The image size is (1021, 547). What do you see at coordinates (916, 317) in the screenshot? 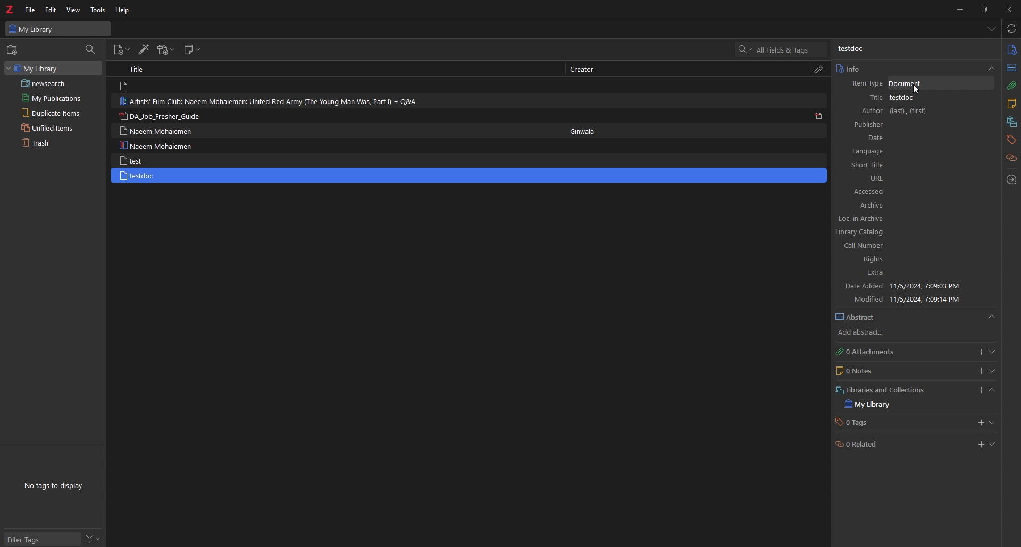
I see `abstract` at bounding box center [916, 317].